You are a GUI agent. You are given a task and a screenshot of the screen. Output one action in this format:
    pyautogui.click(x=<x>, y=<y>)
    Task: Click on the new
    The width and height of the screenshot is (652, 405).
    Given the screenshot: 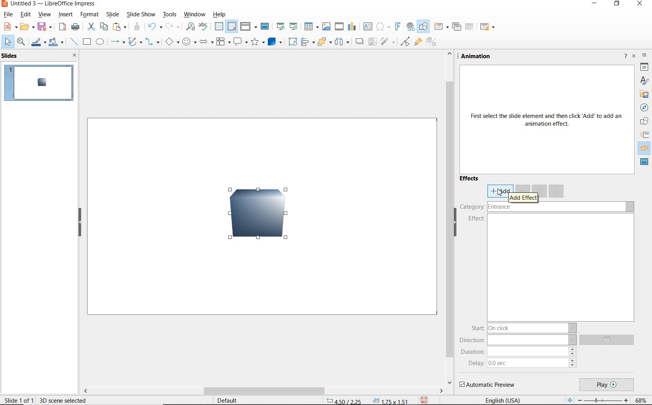 What is the action you would take?
    pyautogui.click(x=10, y=26)
    